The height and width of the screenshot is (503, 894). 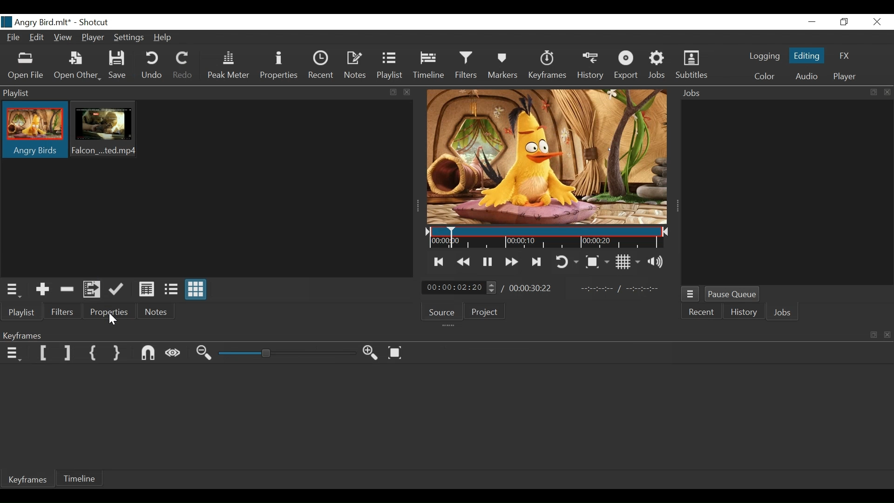 I want to click on Clip, so click(x=103, y=130).